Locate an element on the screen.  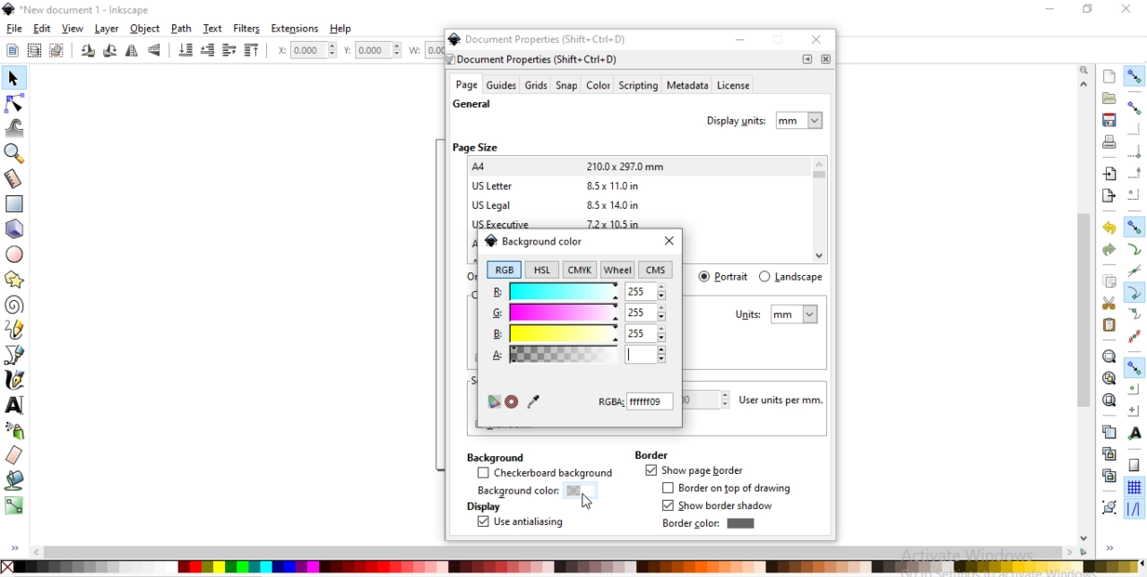
cms is located at coordinates (658, 271).